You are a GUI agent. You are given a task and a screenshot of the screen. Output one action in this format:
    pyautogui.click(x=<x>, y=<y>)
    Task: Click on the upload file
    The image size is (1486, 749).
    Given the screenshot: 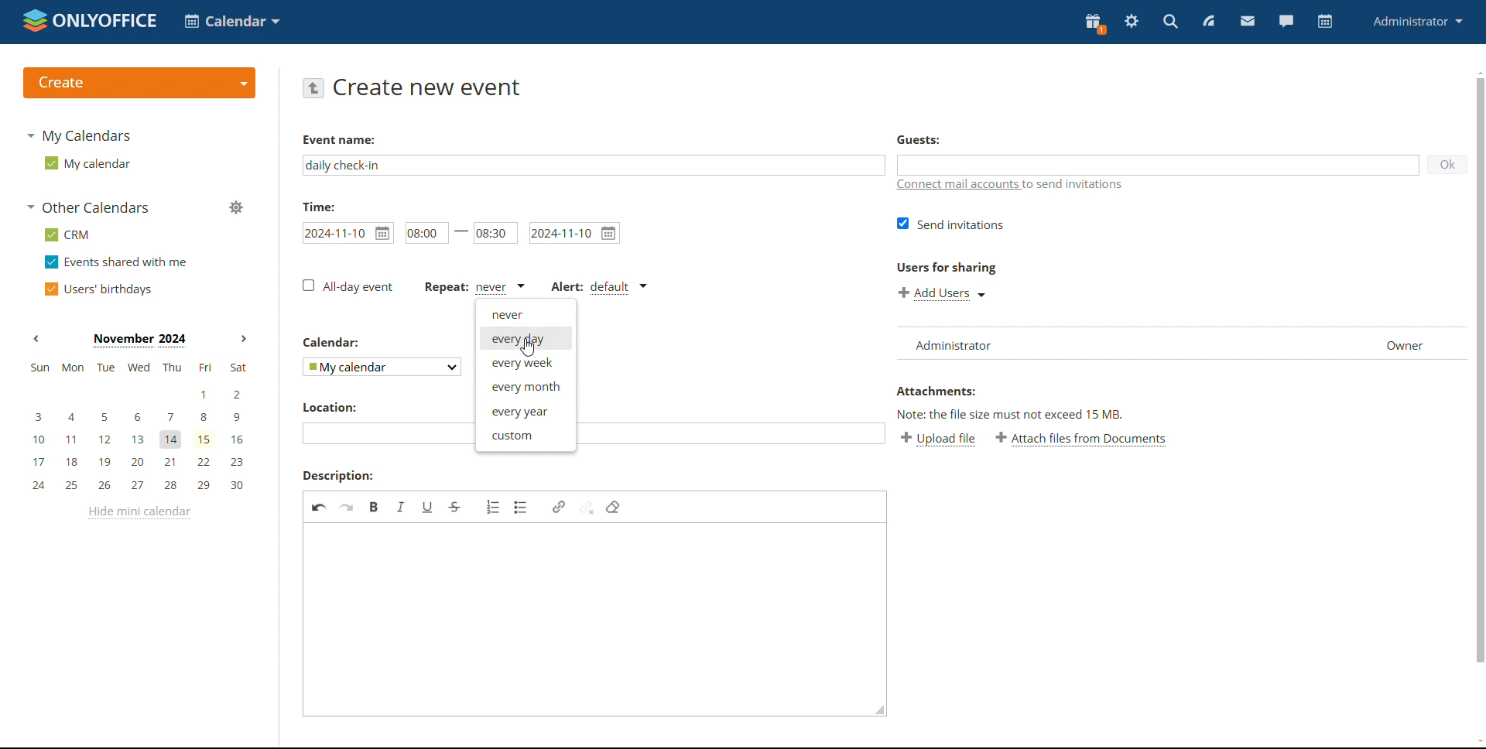 What is the action you would take?
    pyautogui.click(x=940, y=439)
    